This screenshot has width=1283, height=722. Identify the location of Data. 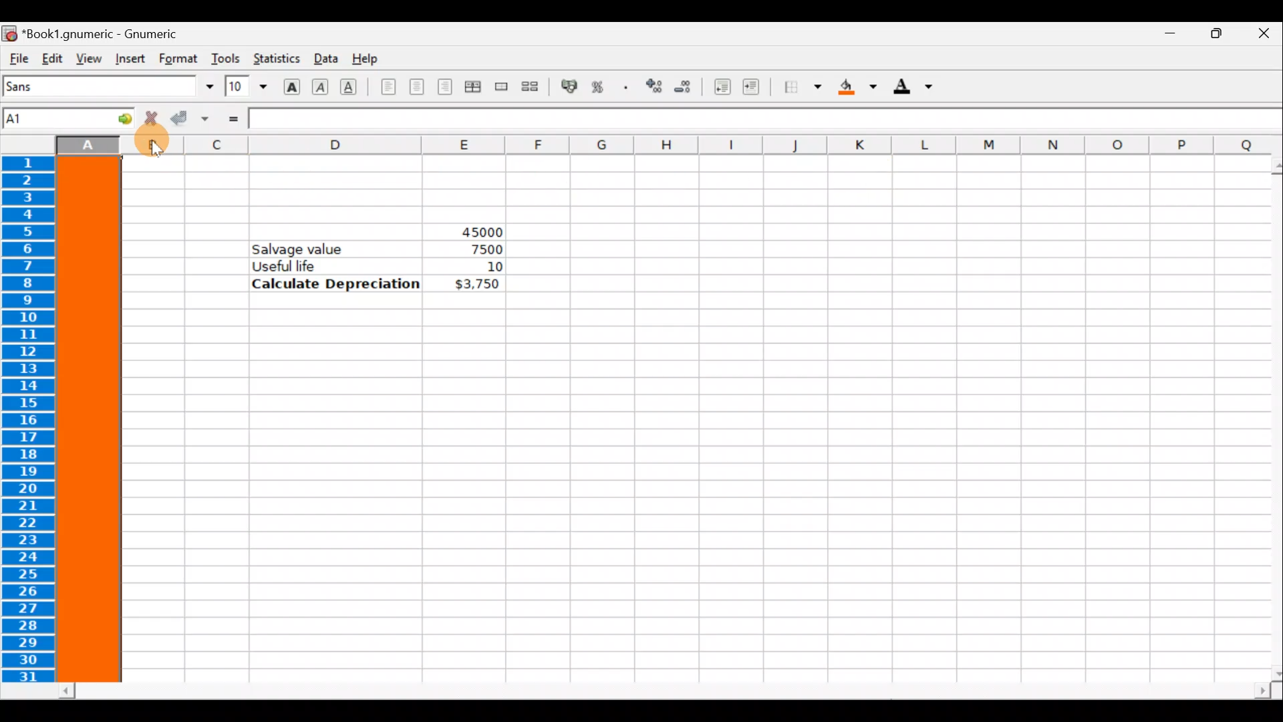
(324, 57).